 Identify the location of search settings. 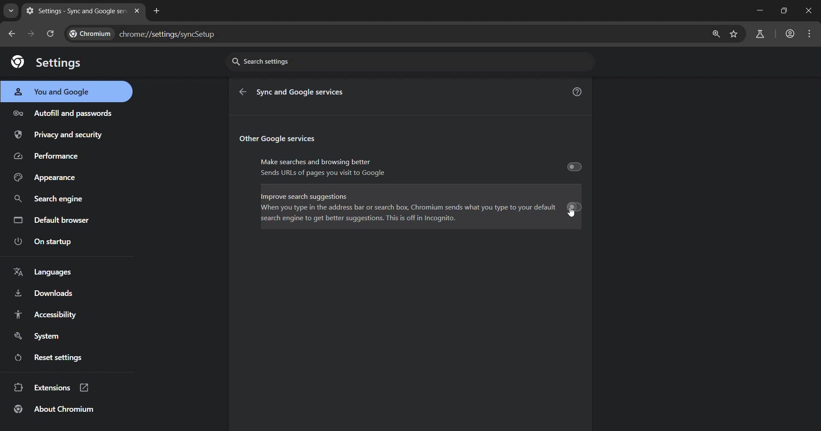
(356, 62).